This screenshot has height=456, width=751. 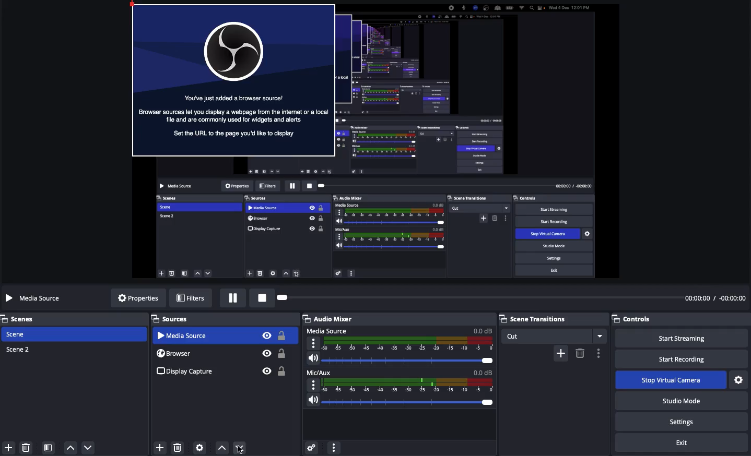 What do you see at coordinates (597, 353) in the screenshot?
I see `Options` at bounding box center [597, 353].